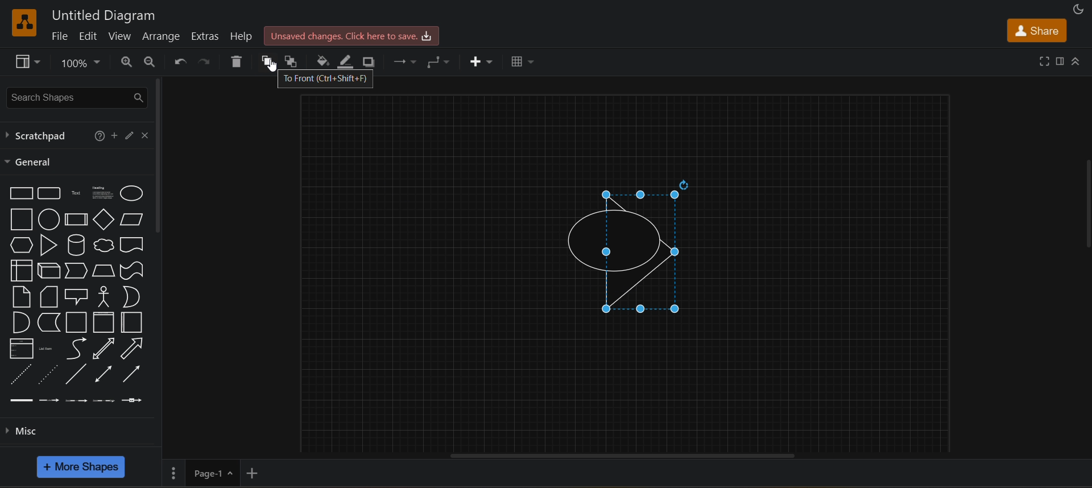 The height and width of the screenshot is (488, 1092). What do you see at coordinates (62, 36) in the screenshot?
I see `file` at bounding box center [62, 36].